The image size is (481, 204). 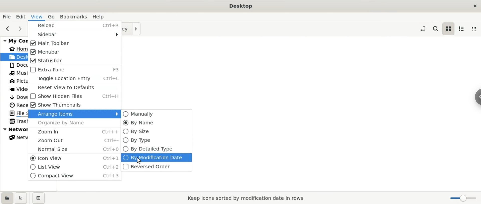 I want to click on reset view defaults, so click(x=74, y=87).